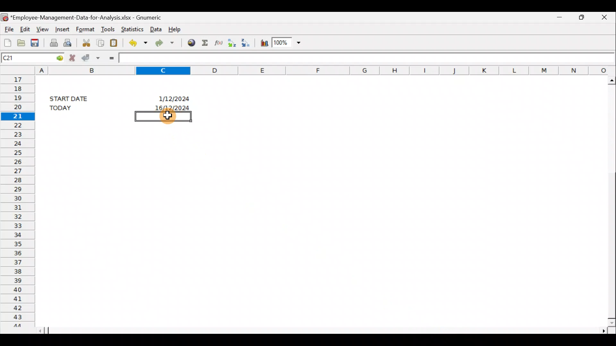 The width and height of the screenshot is (616, 346). What do you see at coordinates (264, 42) in the screenshot?
I see `Insert a chart` at bounding box center [264, 42].